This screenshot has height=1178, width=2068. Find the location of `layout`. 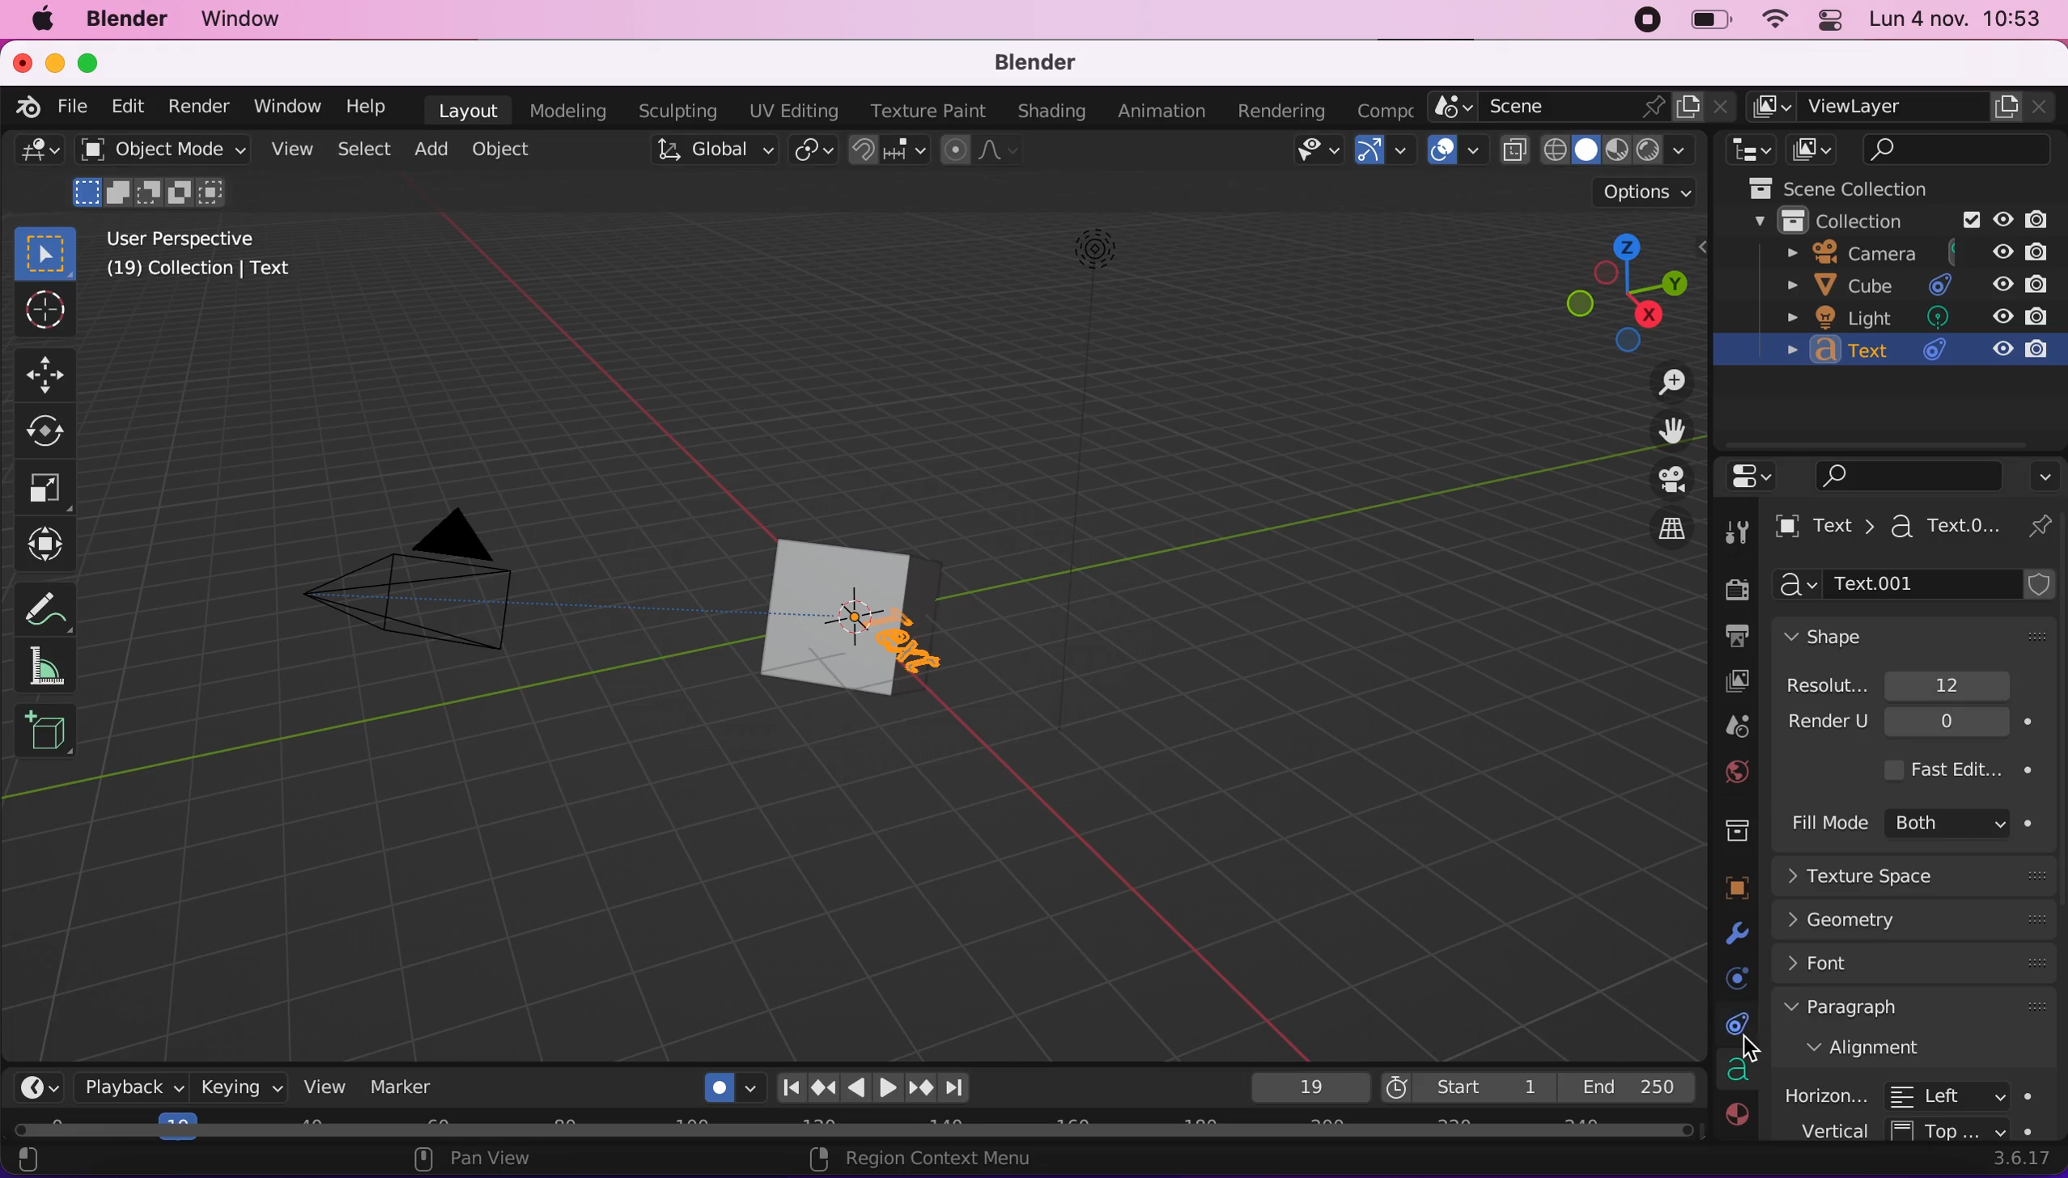

layout is located at coordinates (469, 108).